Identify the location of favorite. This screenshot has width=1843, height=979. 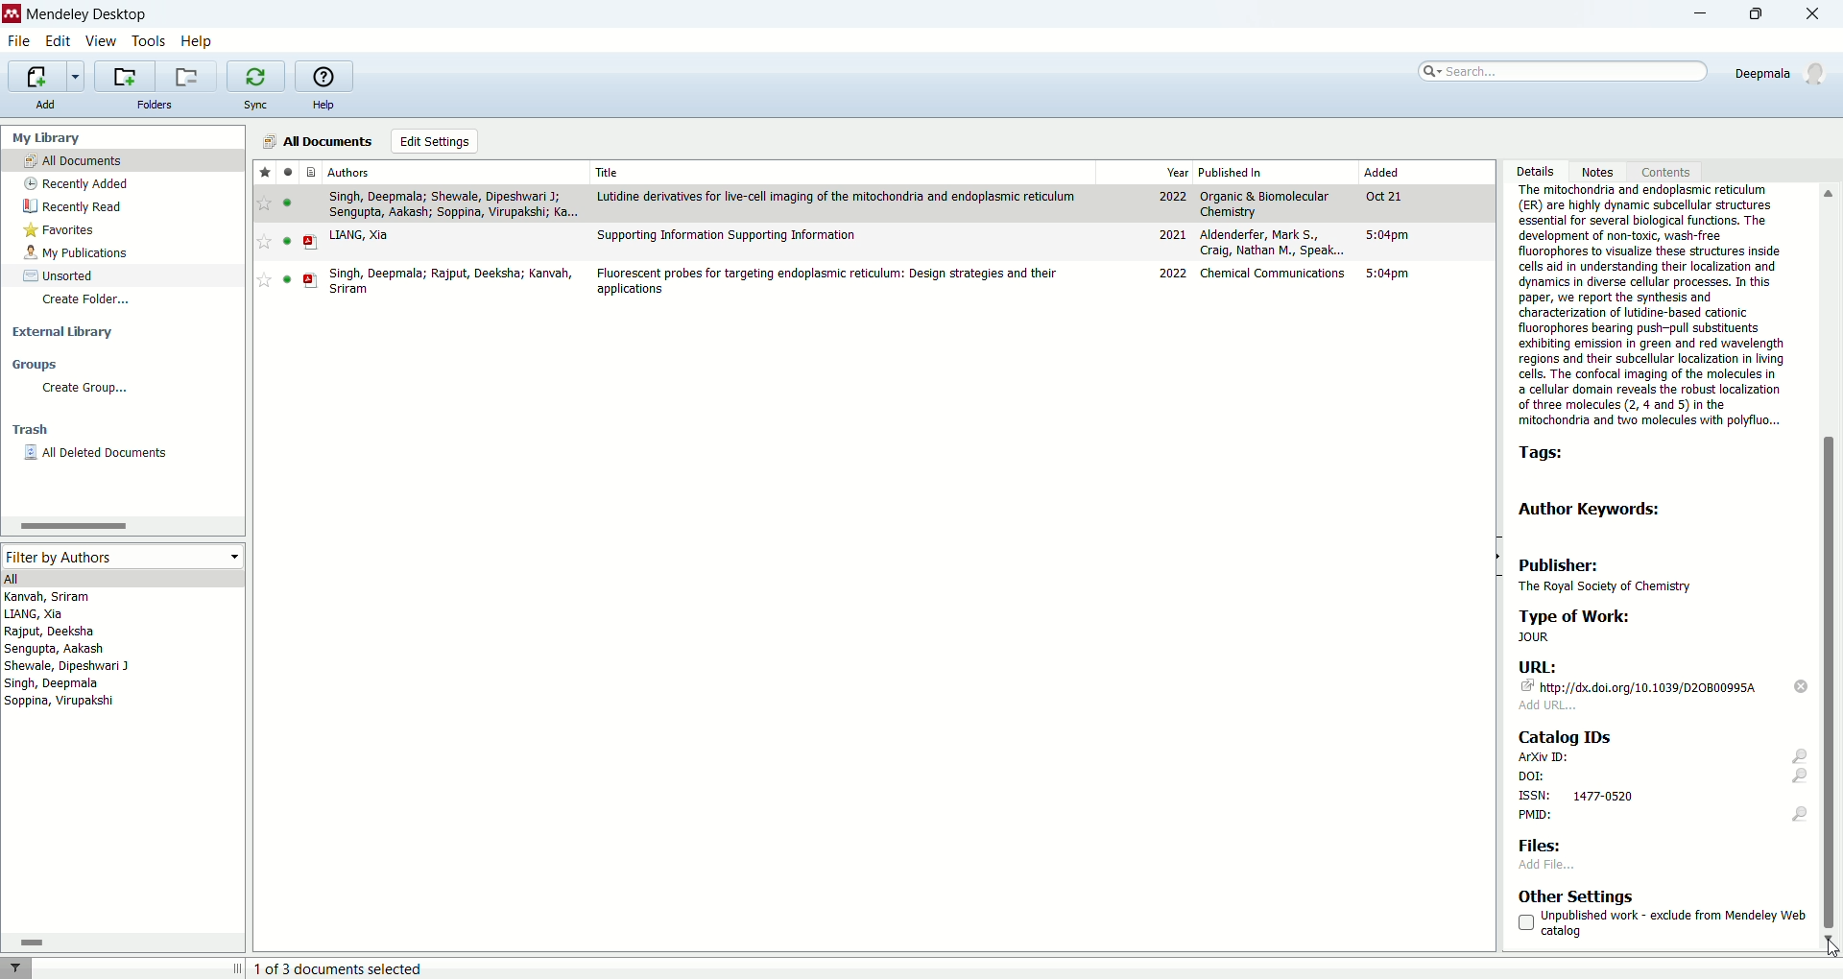
(264, 242).